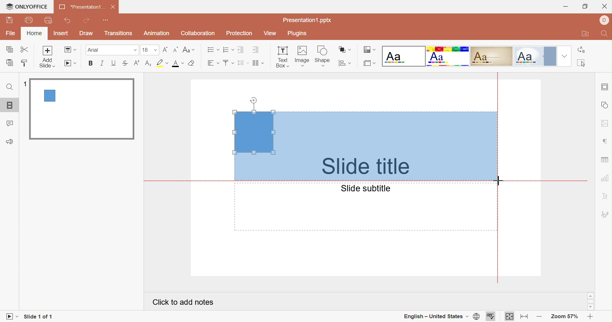 The image size is (612, 322). I want to click on Scroll down, so click(590, 307).